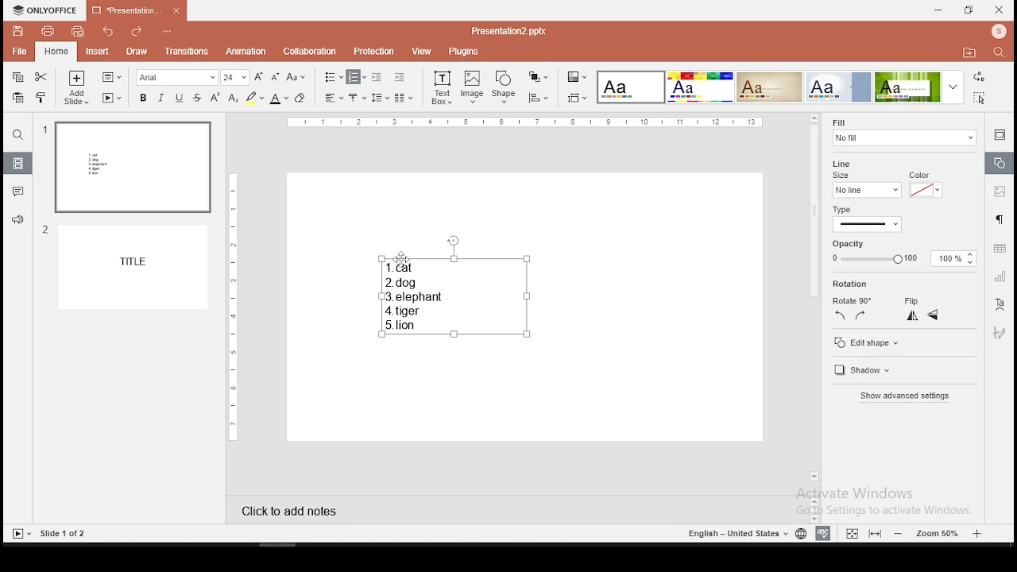 This screenshot has height=572, width=1017. Describe the element at coordinates (632, 87) in the screenshot. I see `theme` at that location.